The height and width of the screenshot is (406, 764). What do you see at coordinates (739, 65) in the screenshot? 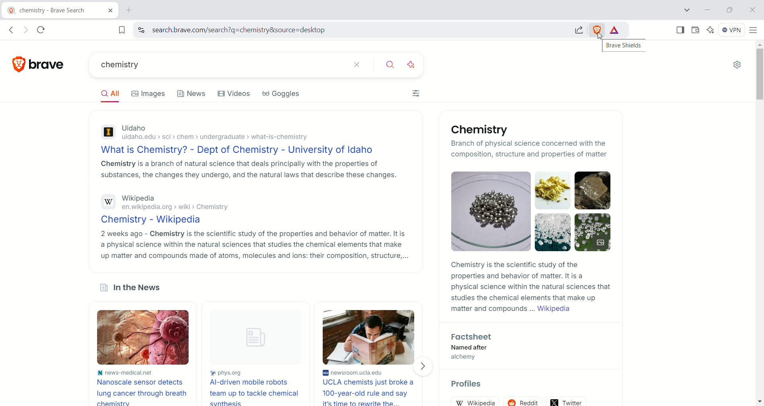
I see `settings` at bounding box center [739, 65].